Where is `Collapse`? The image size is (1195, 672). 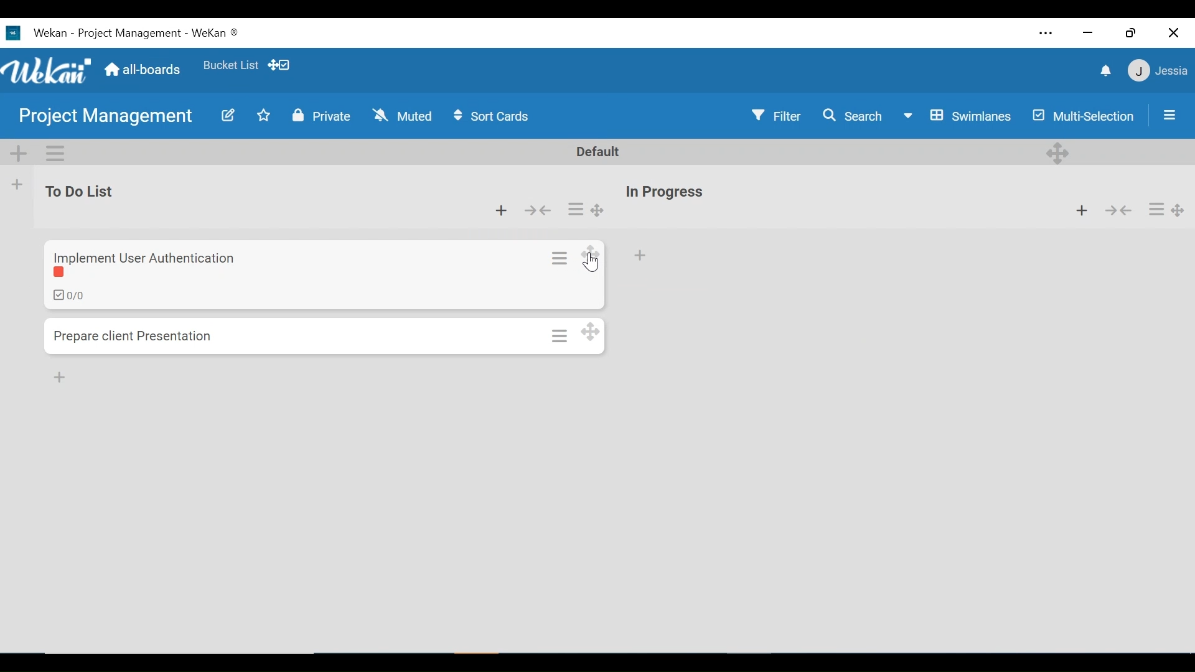
Collapse is located at coordinates (536, 211).